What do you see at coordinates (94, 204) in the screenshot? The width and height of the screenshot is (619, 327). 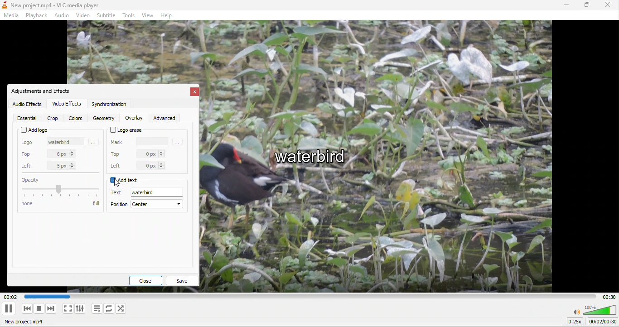 I see `full` at bounding box center [94, 204].